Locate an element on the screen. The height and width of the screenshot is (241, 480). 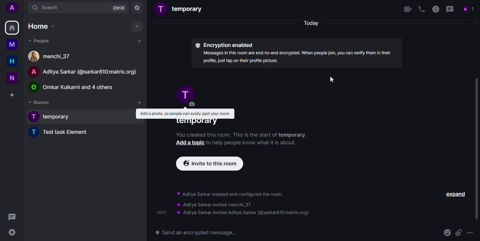
myspace is located at coordinates (12, 44).